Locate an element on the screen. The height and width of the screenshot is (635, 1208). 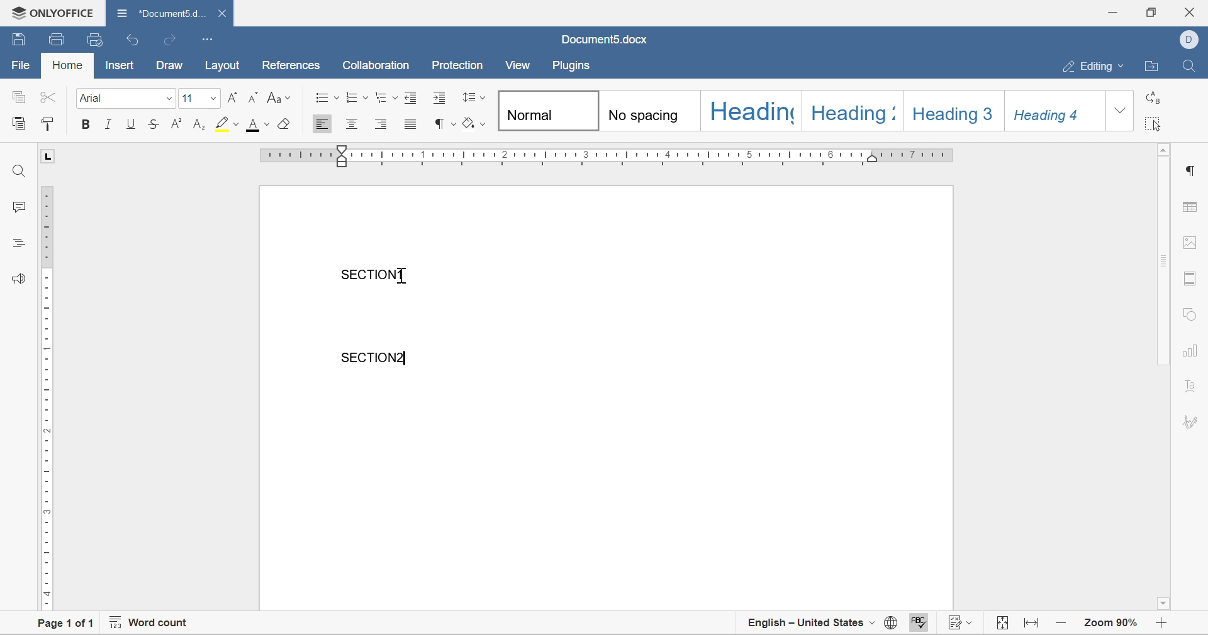
strikethrough is located at coordinates (154, 124).